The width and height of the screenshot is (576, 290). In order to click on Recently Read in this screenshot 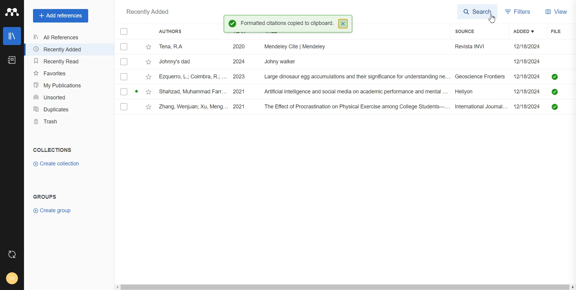, I will do `click(68, 61)`.